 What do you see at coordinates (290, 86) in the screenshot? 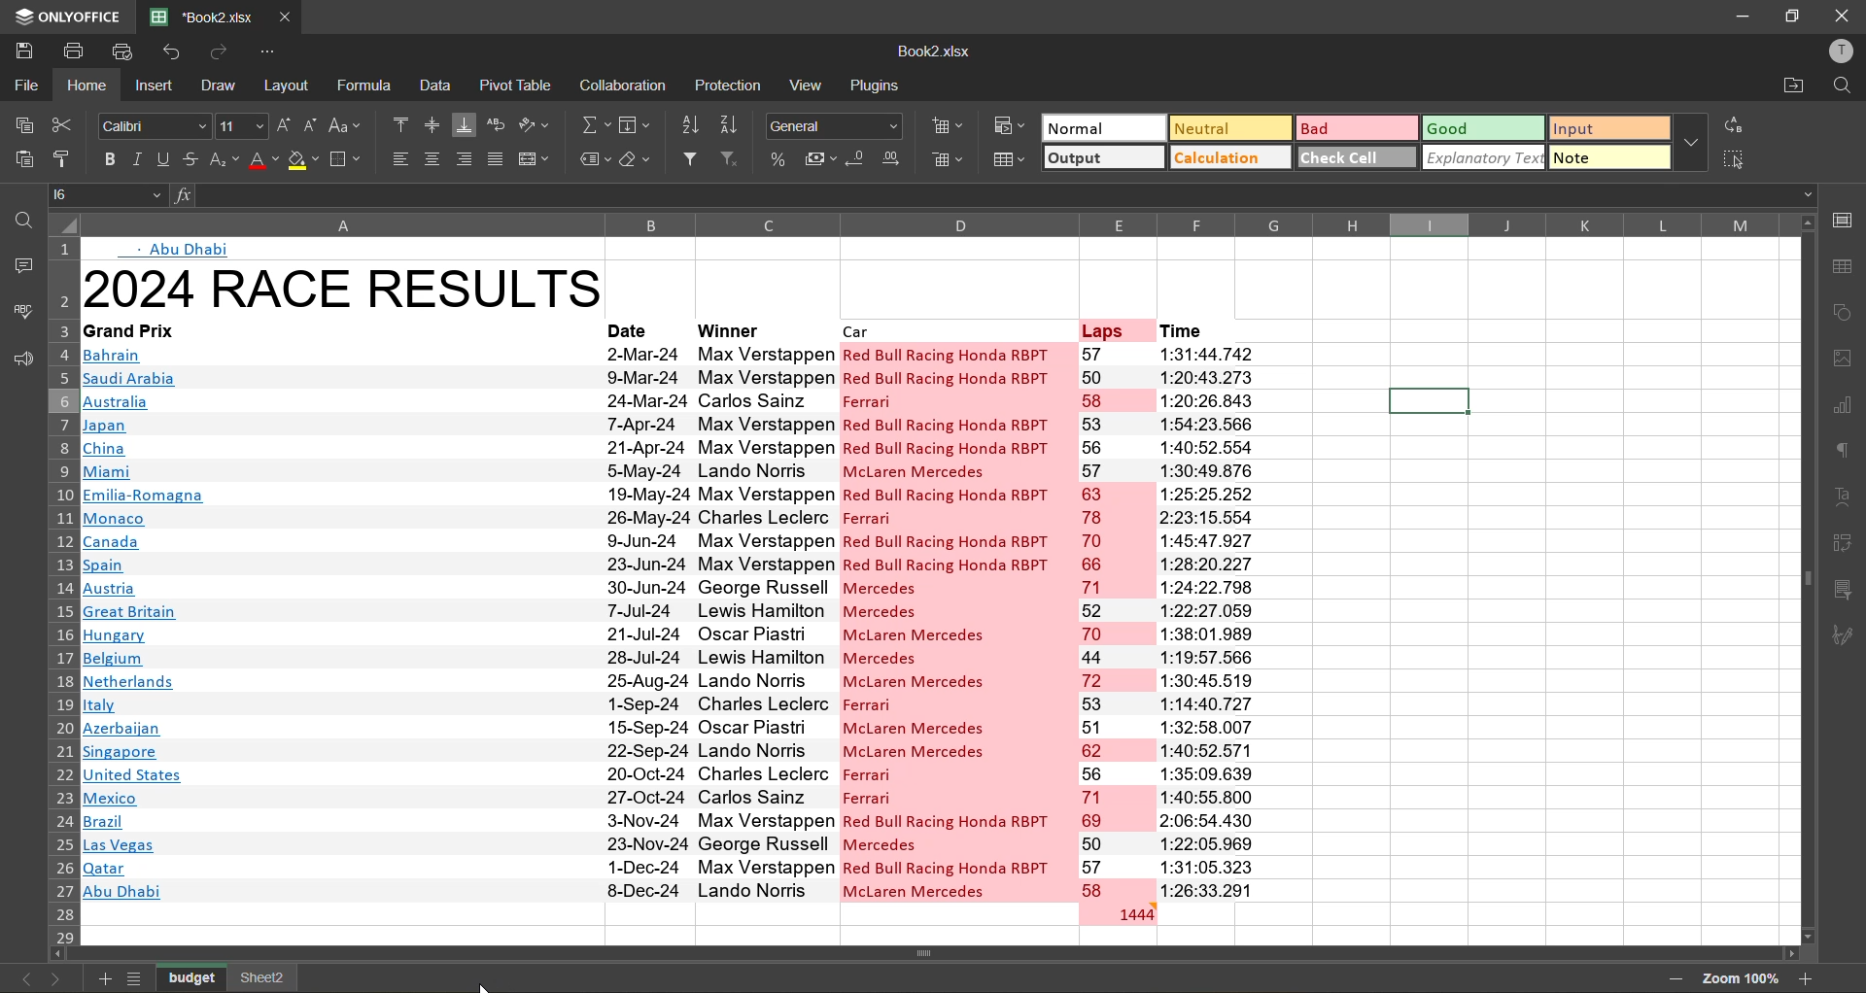
I see `layout` at bounding box center [290, 86].